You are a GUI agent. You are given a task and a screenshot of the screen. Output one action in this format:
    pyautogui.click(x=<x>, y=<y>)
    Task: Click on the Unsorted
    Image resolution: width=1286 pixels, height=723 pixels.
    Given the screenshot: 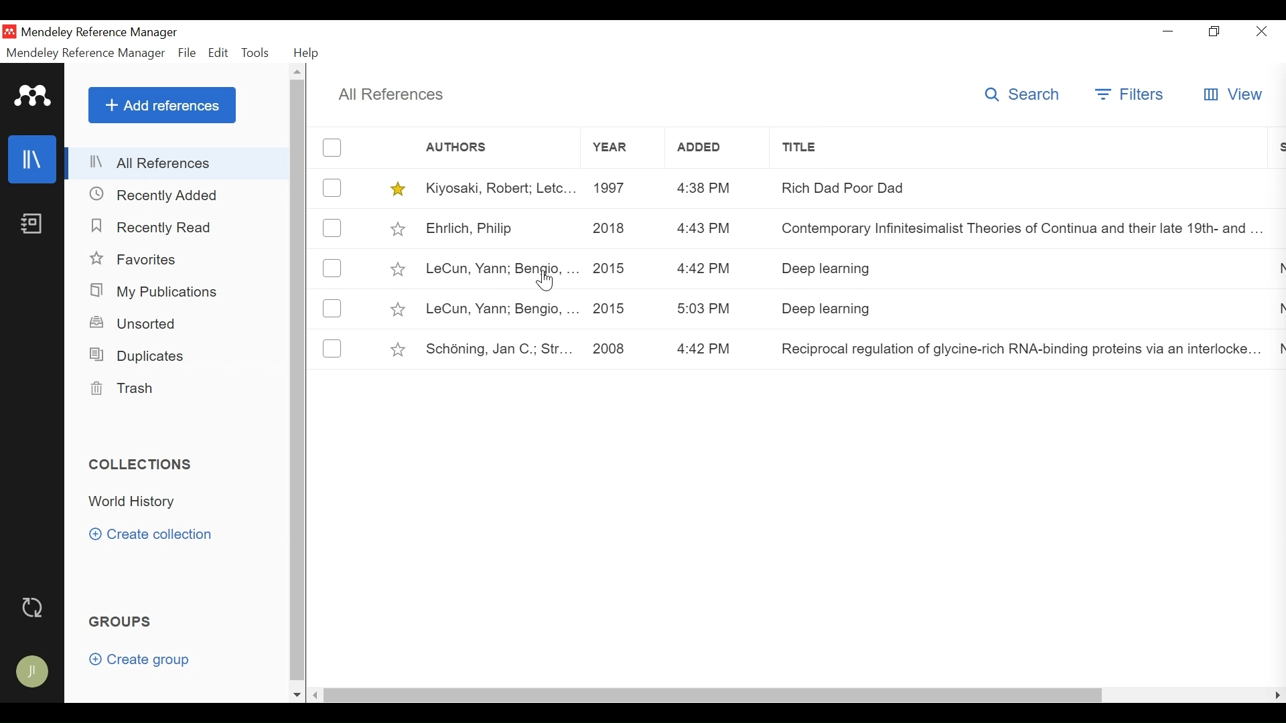 What is the action you would take?
    pyautogui.click(x=135, y=323)
    